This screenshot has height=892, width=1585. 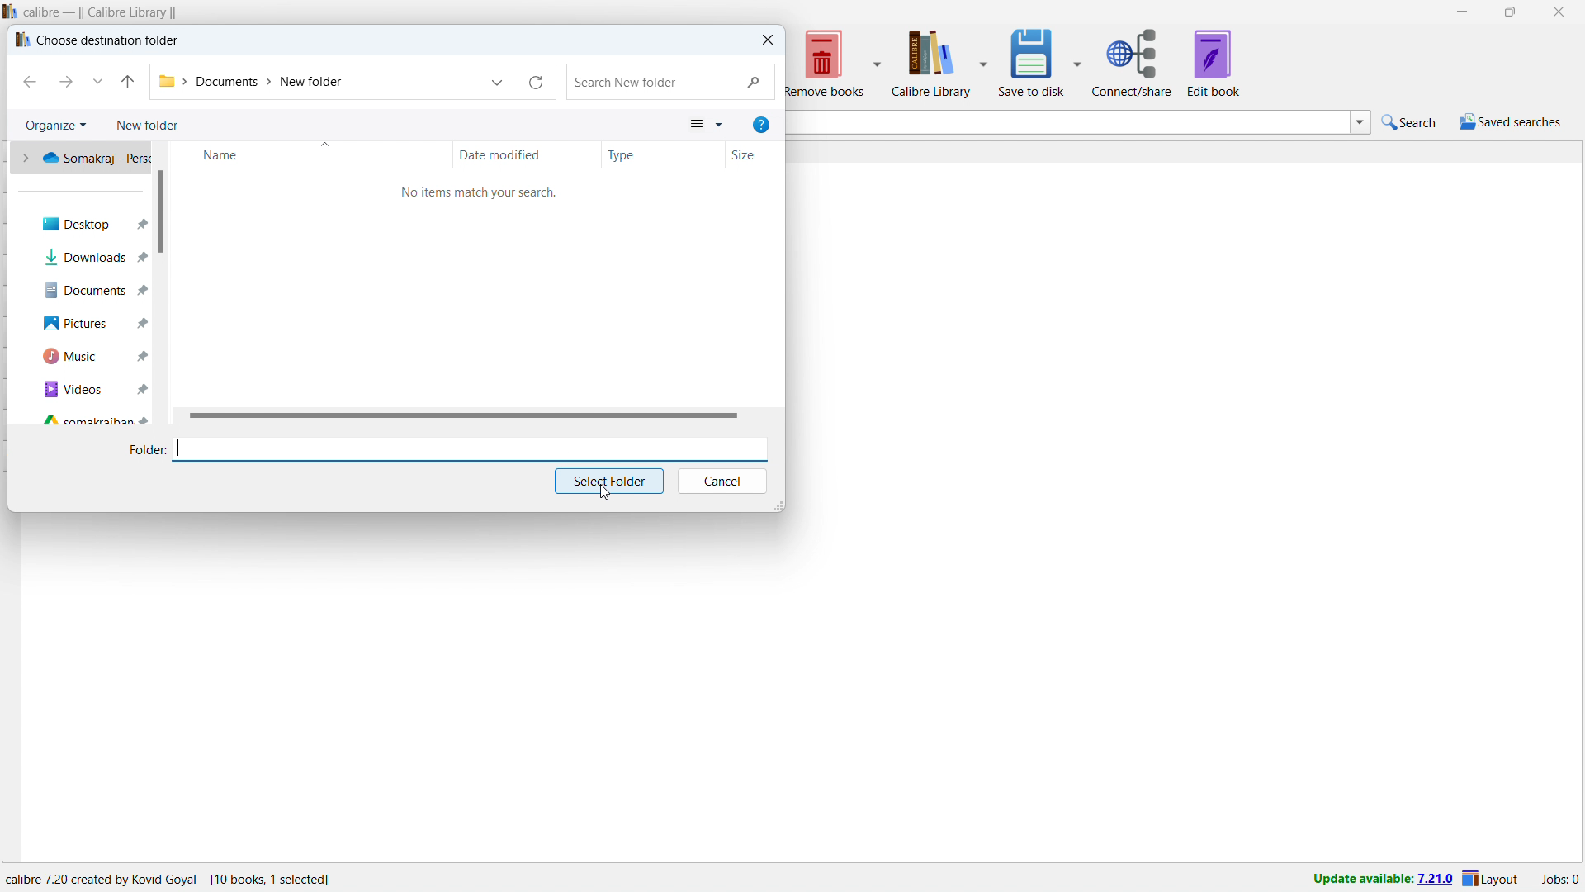 What do you see at coordinates (161, 211) in the screenshot?
I see `vertical scrollbar` at bounding box center [161, 211].